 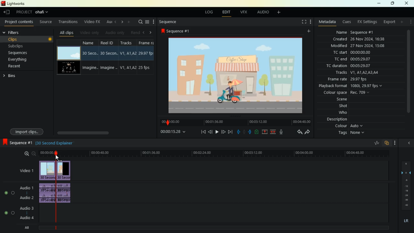 I want to click on colour space, so click(x=333, y=93).